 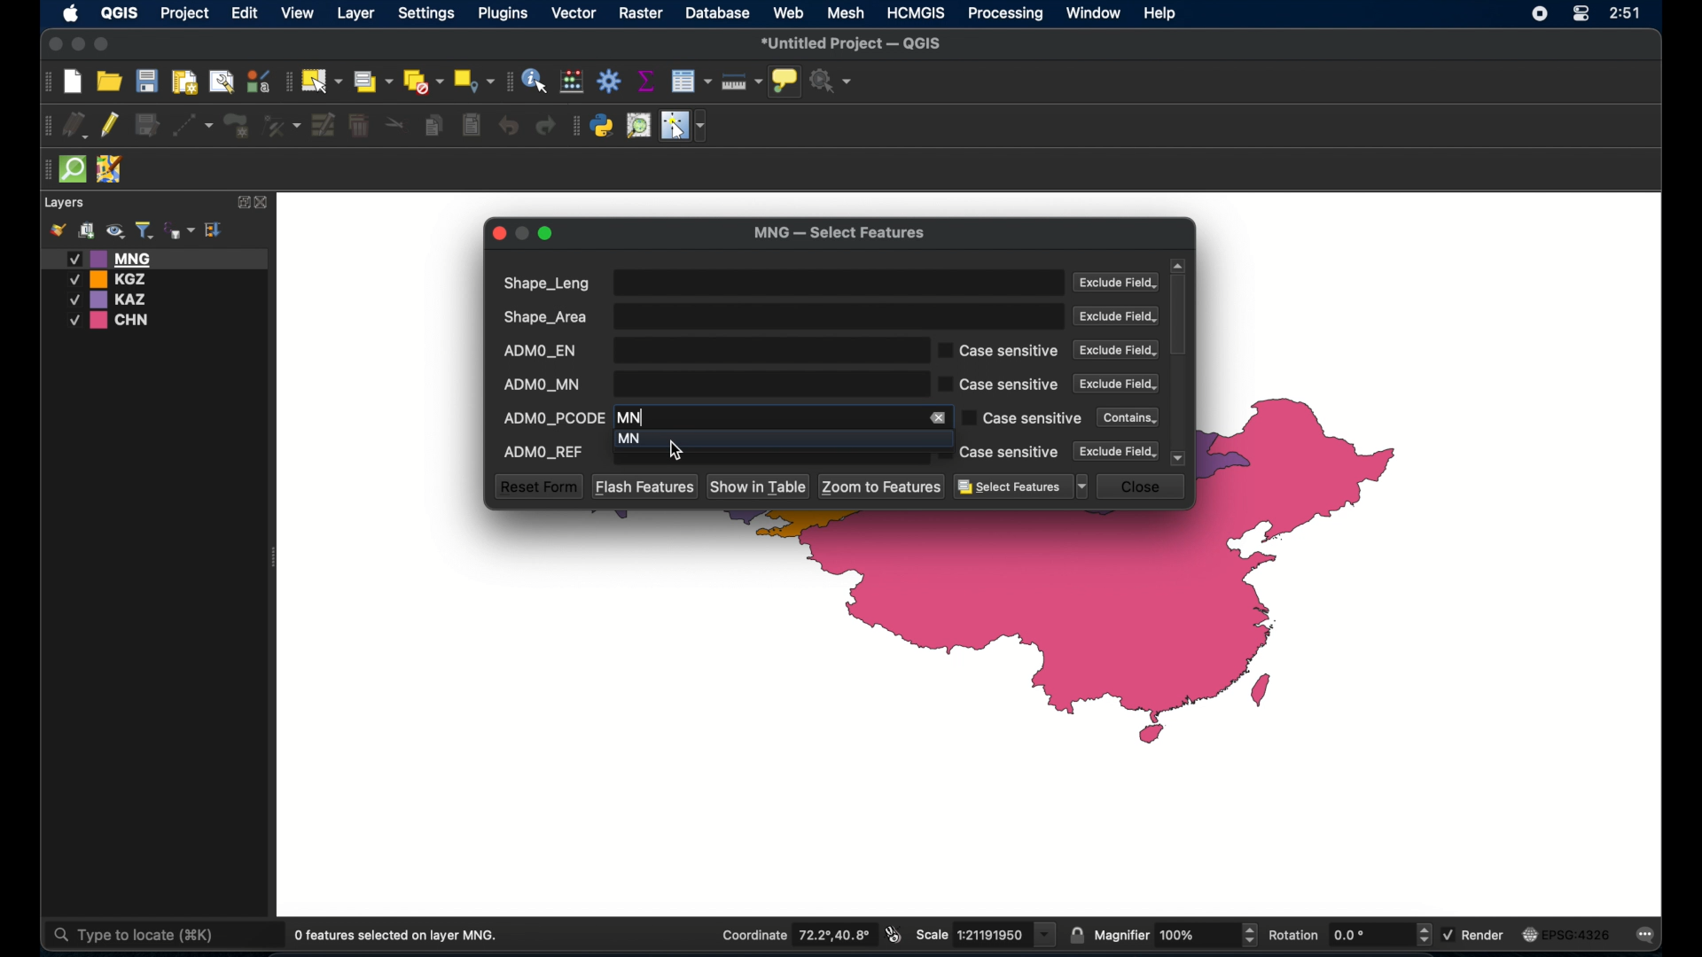 What do you see at coordinates (999, 350) in the screenshot?
I see `case sensitive` at bounding box center [999, 350].